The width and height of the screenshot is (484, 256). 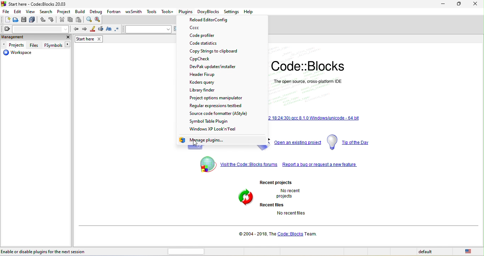 What do you see at coordinates (207, 74) in the screenshot?
I see `header fixup` at bounding box center [207, 74].